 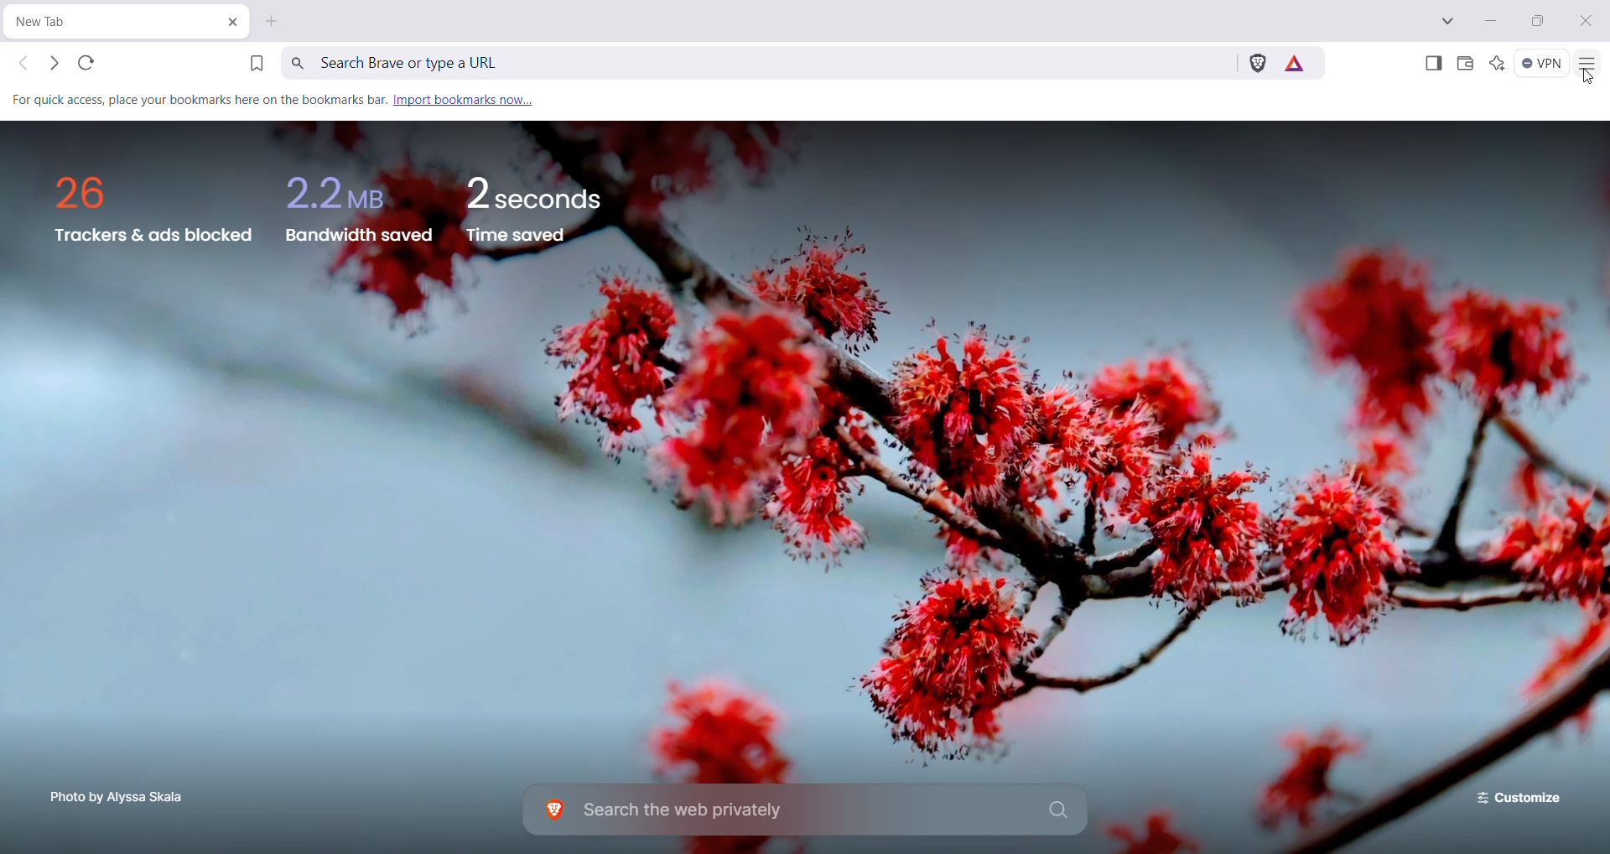 I want to click on 26 Trackers & ads blocked, so click(x=147, y=209).